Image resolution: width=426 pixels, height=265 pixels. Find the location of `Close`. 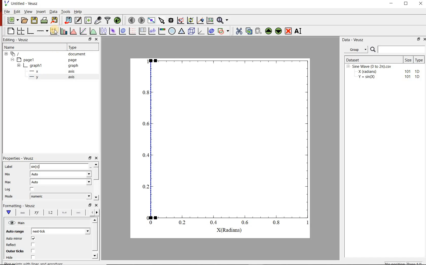

Close is located at coordinates (421, 3).